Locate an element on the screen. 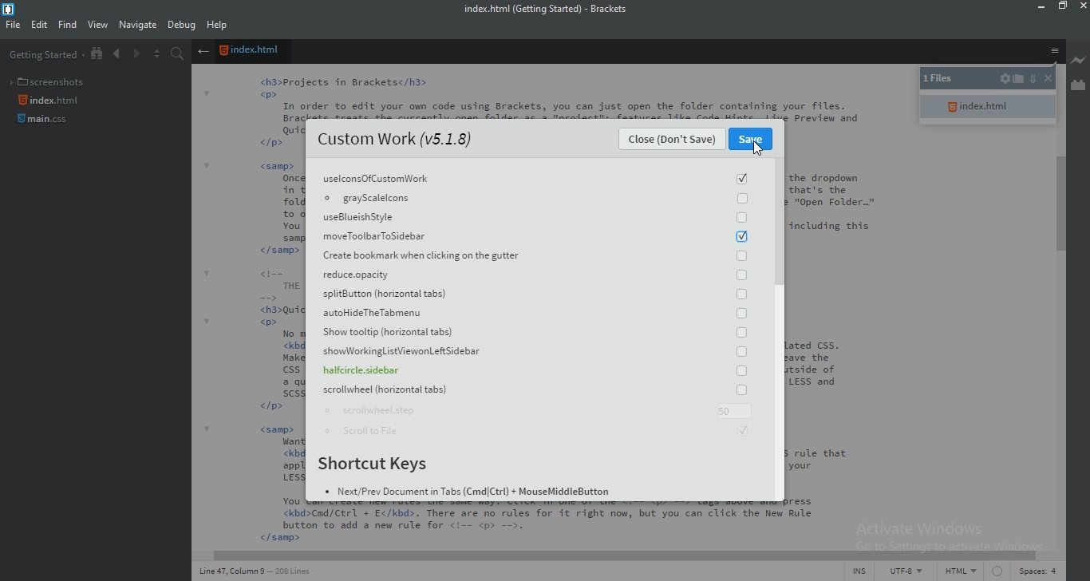  close menu is located at coordinates (203, 52).